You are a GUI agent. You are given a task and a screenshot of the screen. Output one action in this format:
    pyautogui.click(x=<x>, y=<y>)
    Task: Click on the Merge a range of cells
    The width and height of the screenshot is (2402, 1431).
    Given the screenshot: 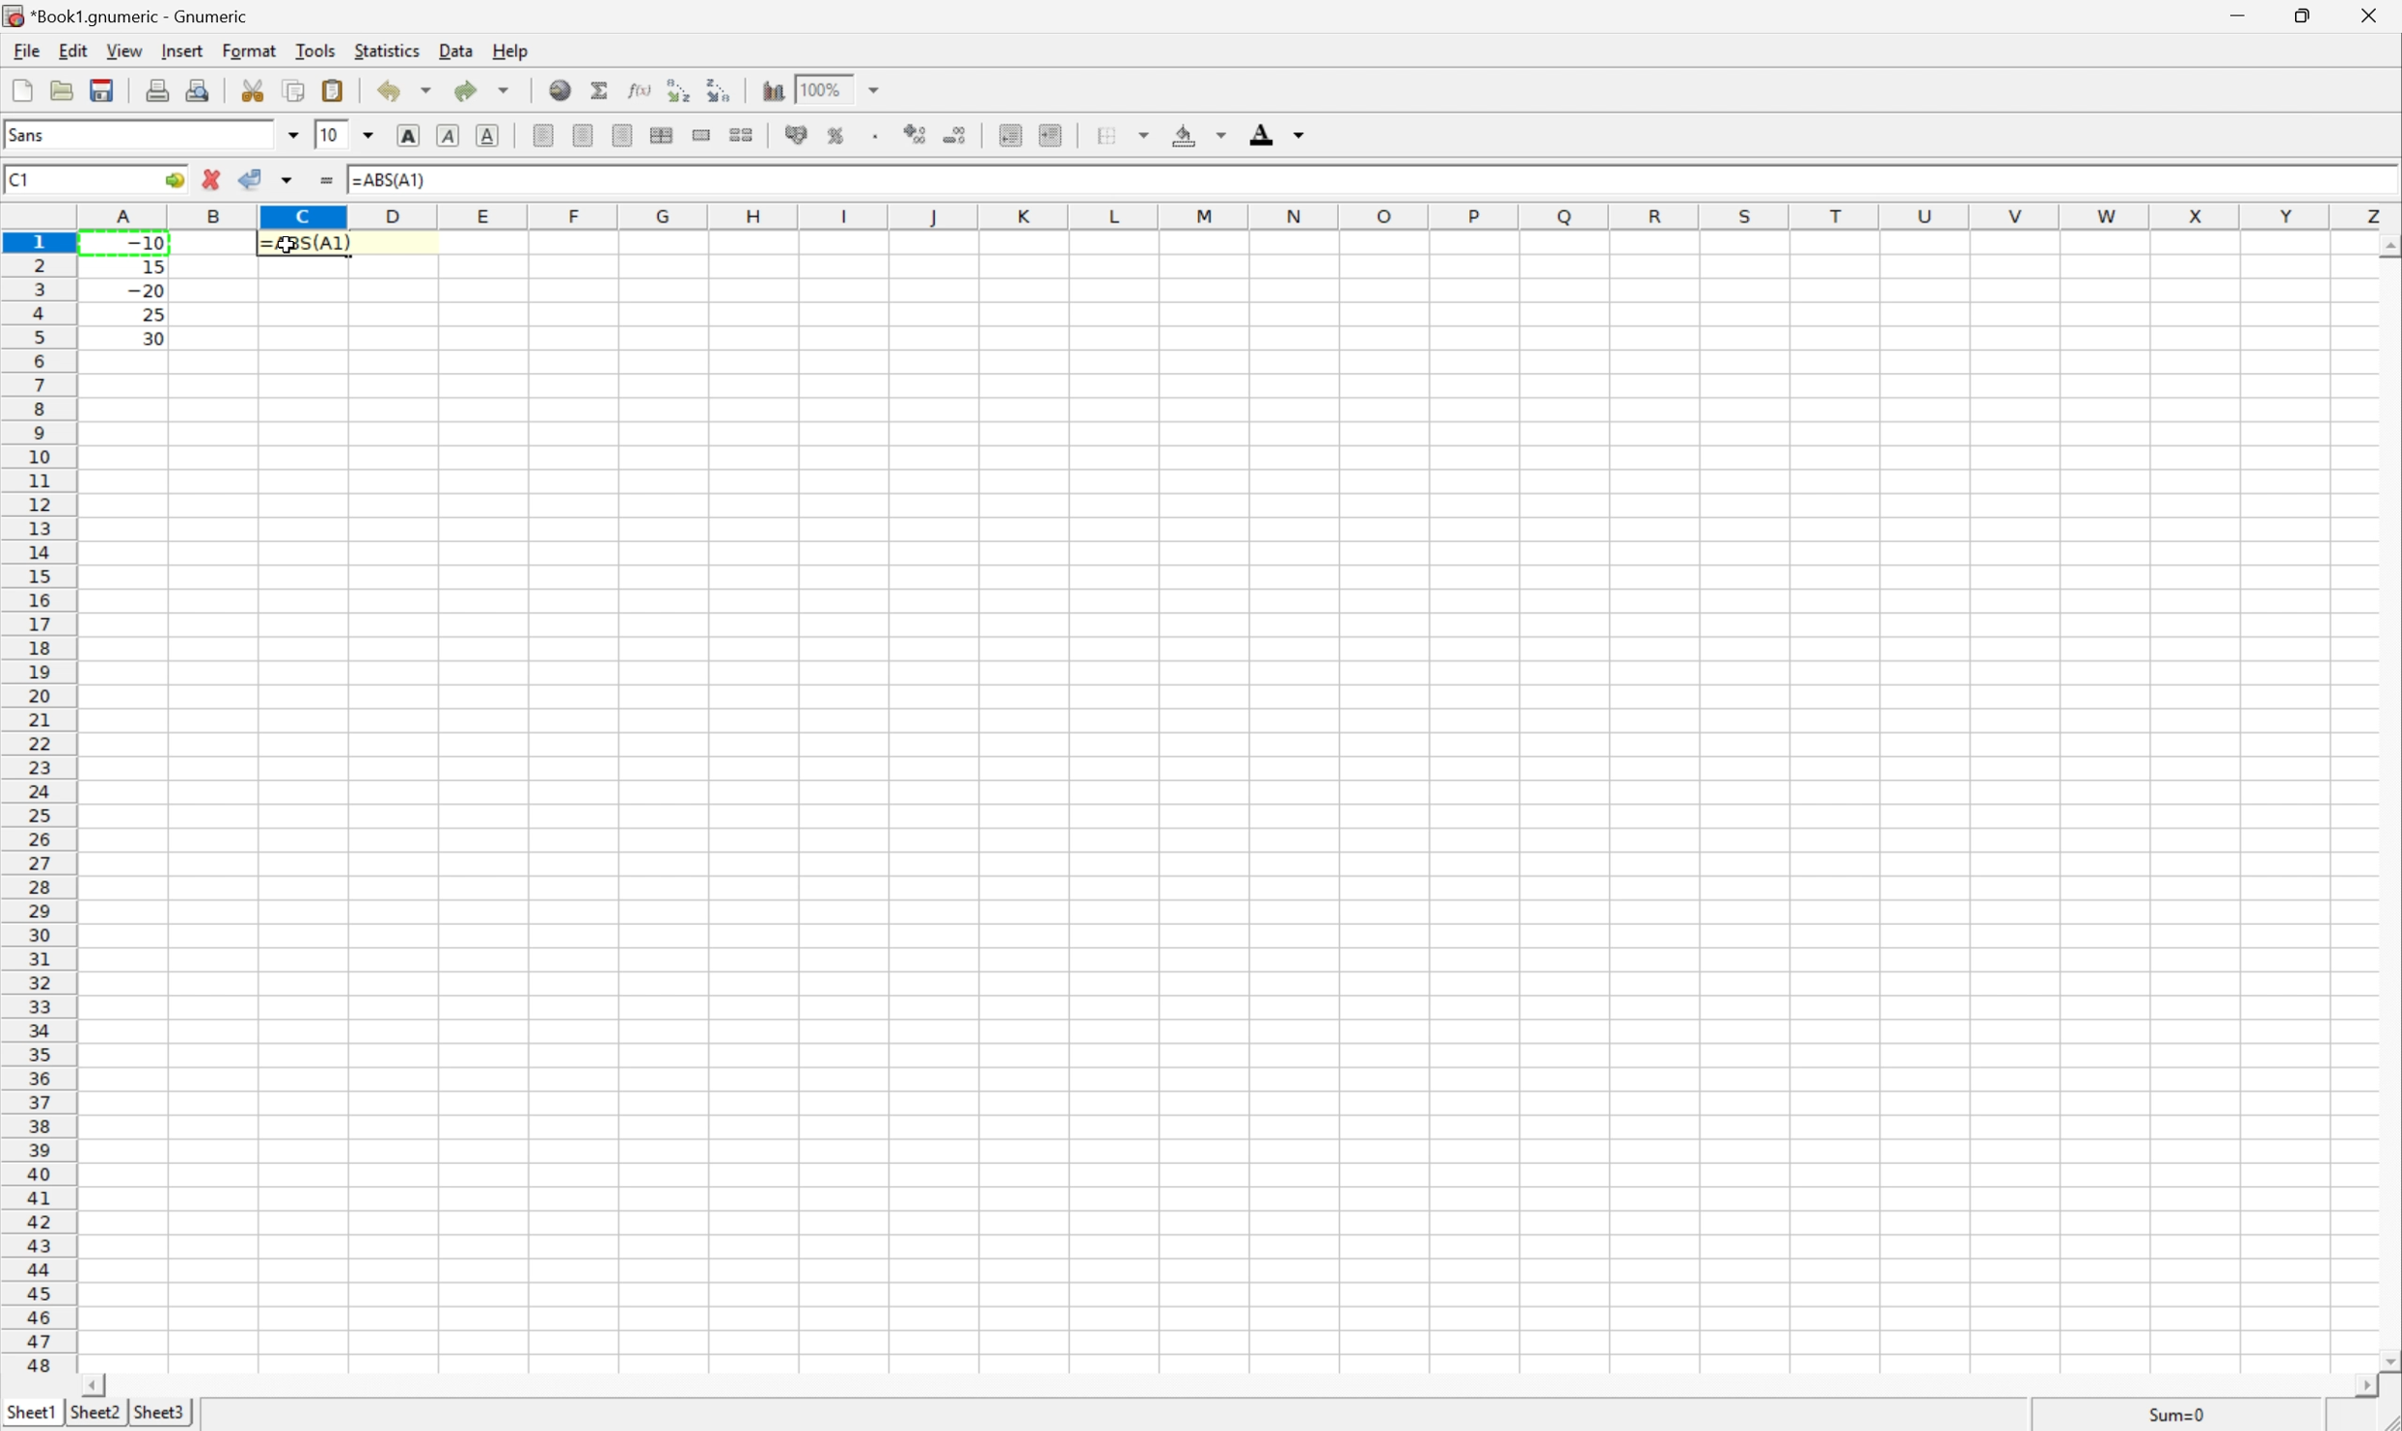 What is the action you would take?
    pyautogui.click(x=704, y=135)
    